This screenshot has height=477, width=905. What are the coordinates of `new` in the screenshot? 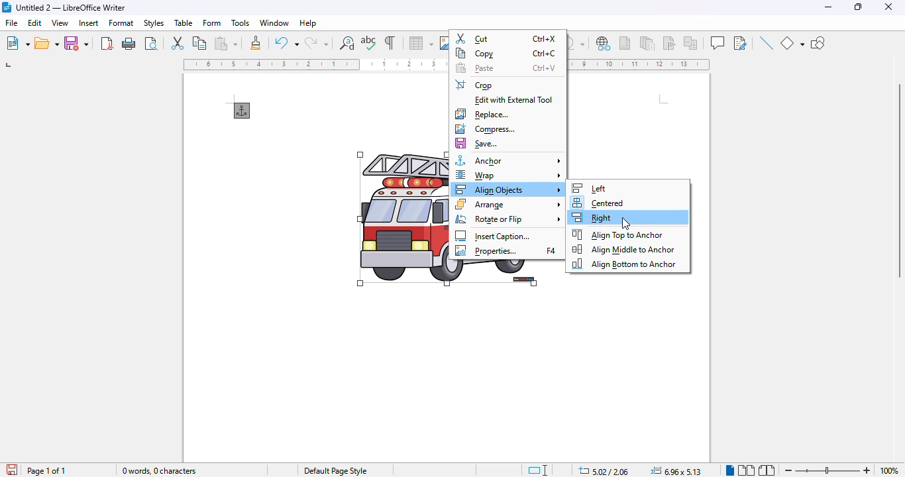 It's located at (17, 43).